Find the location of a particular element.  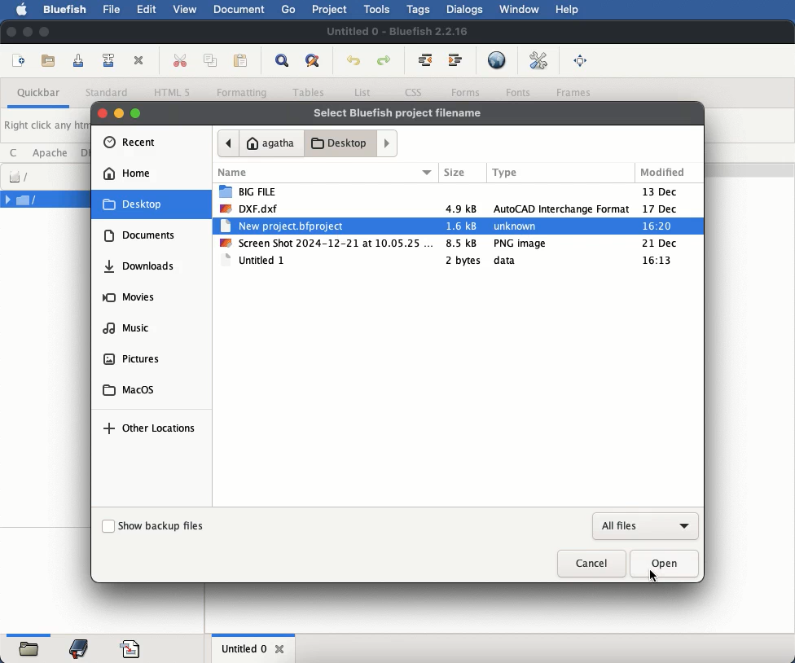

help is located at coordinates (568, 10).